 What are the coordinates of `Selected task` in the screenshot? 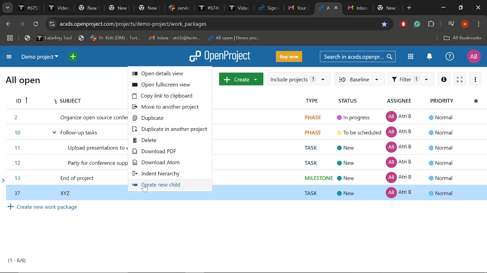 It's located at (244, 195).